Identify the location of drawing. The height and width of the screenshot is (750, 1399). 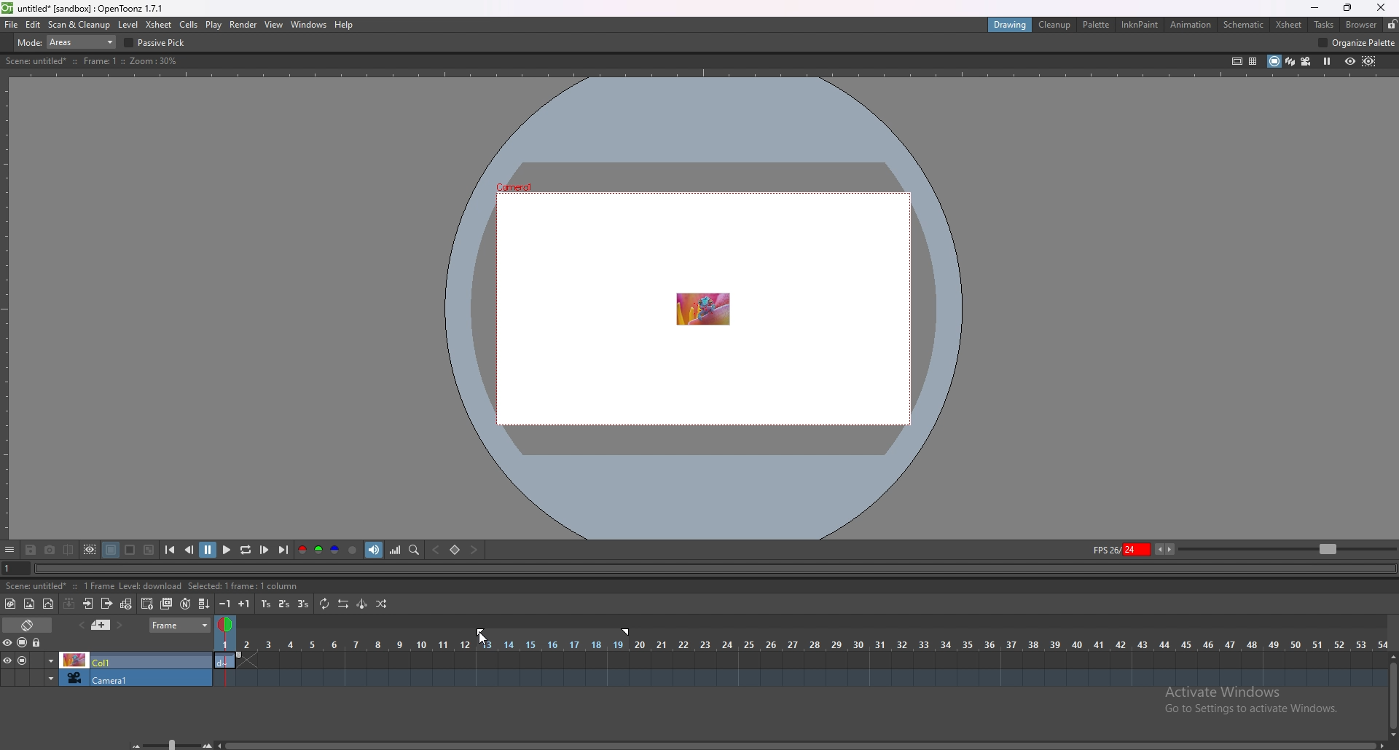
(1012, 25).